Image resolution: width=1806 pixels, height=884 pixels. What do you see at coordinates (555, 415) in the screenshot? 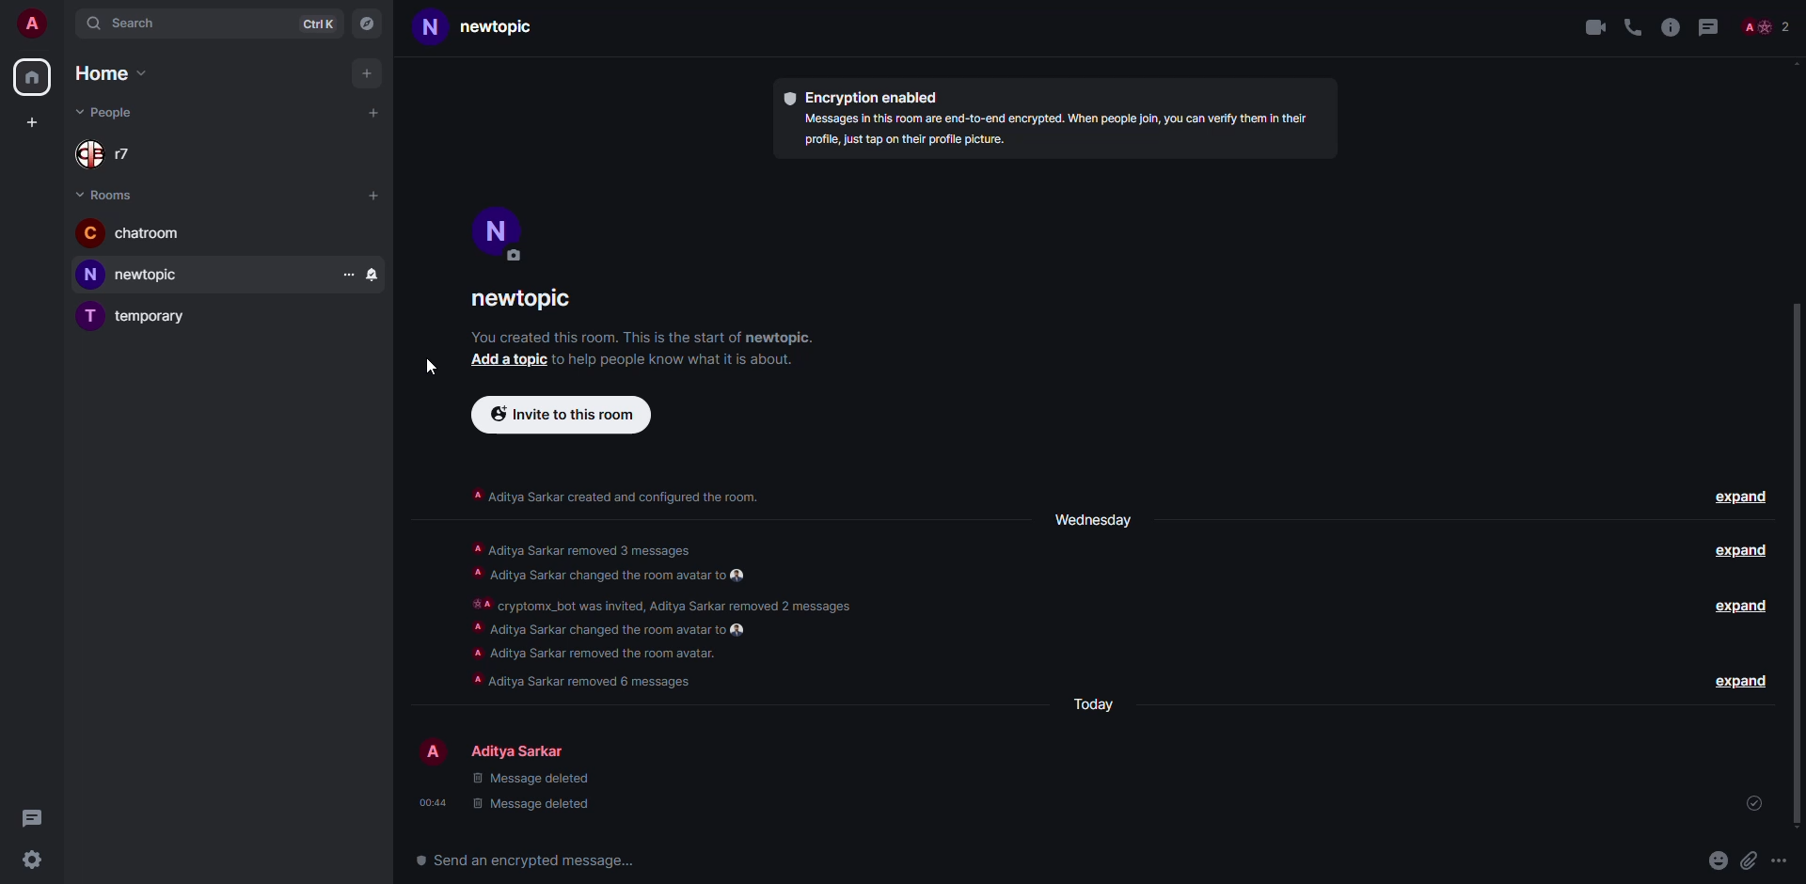
I see `invite to this room` at bounding box center [555, 415].